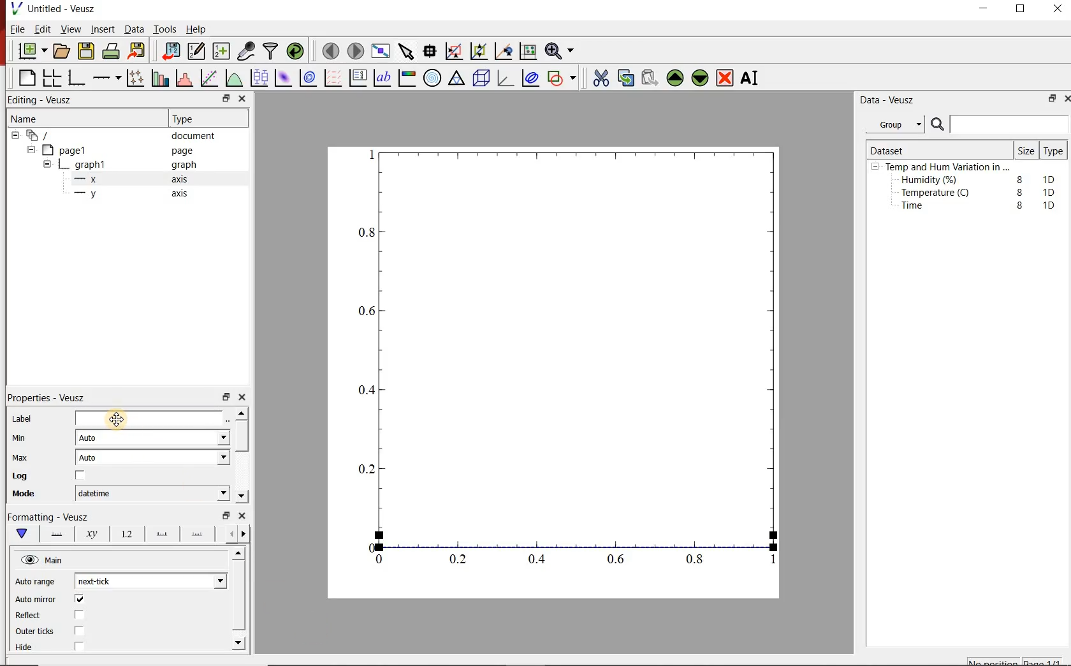 This screenshot has width=1071, height=666. I want to click on close, so click(244, 517).